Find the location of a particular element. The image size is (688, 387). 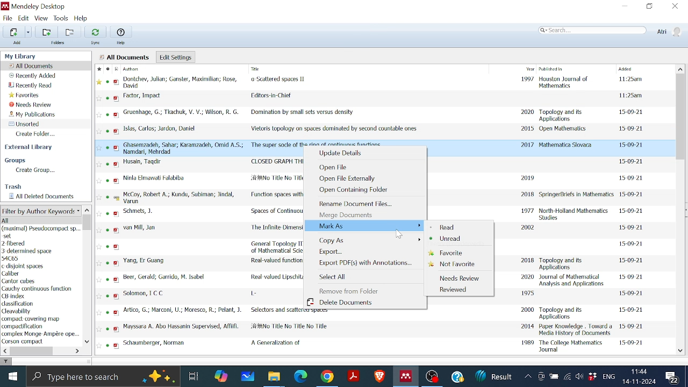

Brave browser is located at coordinates (379, 376).